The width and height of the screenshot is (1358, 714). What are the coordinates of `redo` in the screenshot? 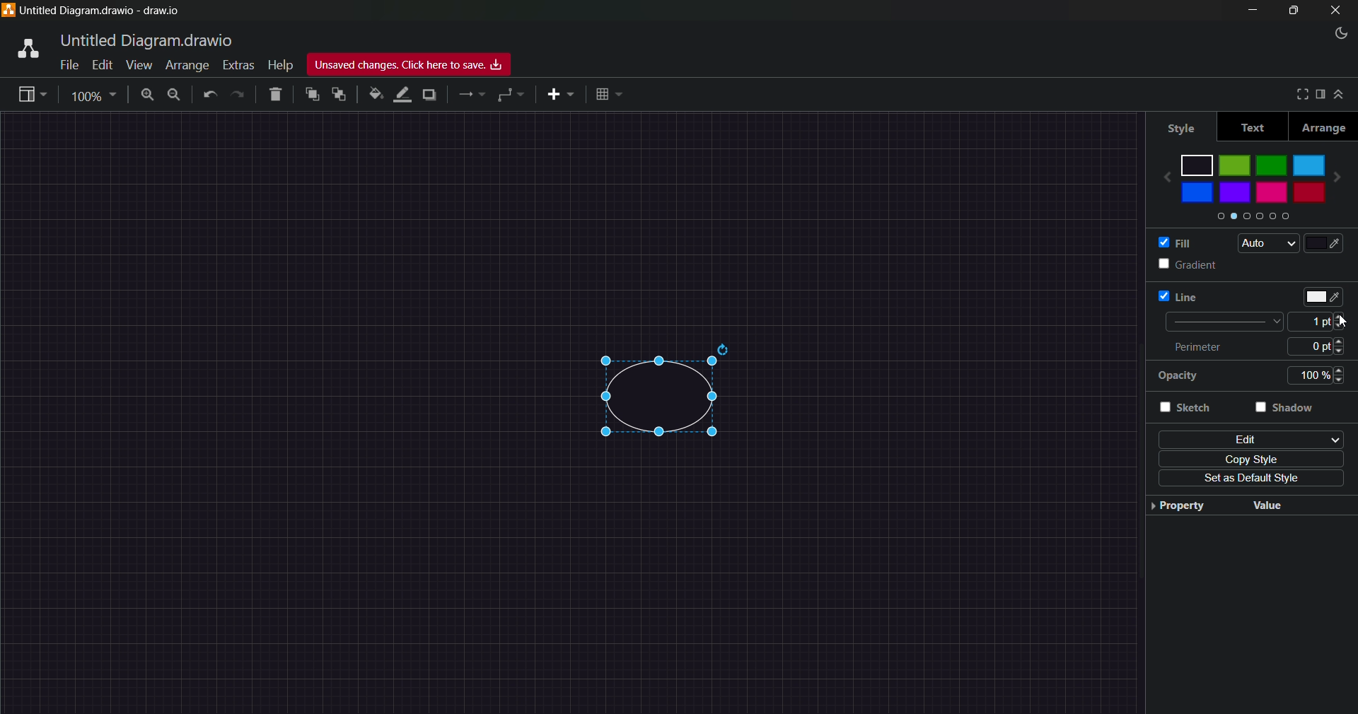 It's located at (238, 97).